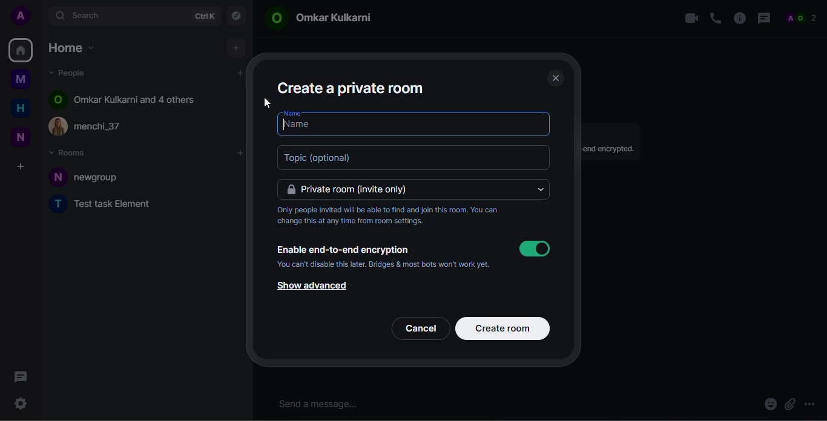 The height and width of the screenshot is (421, 827). What do you see at coordinates (534, 249) in the screenshot?
I see `enabled` at bounding box center [534, 249].